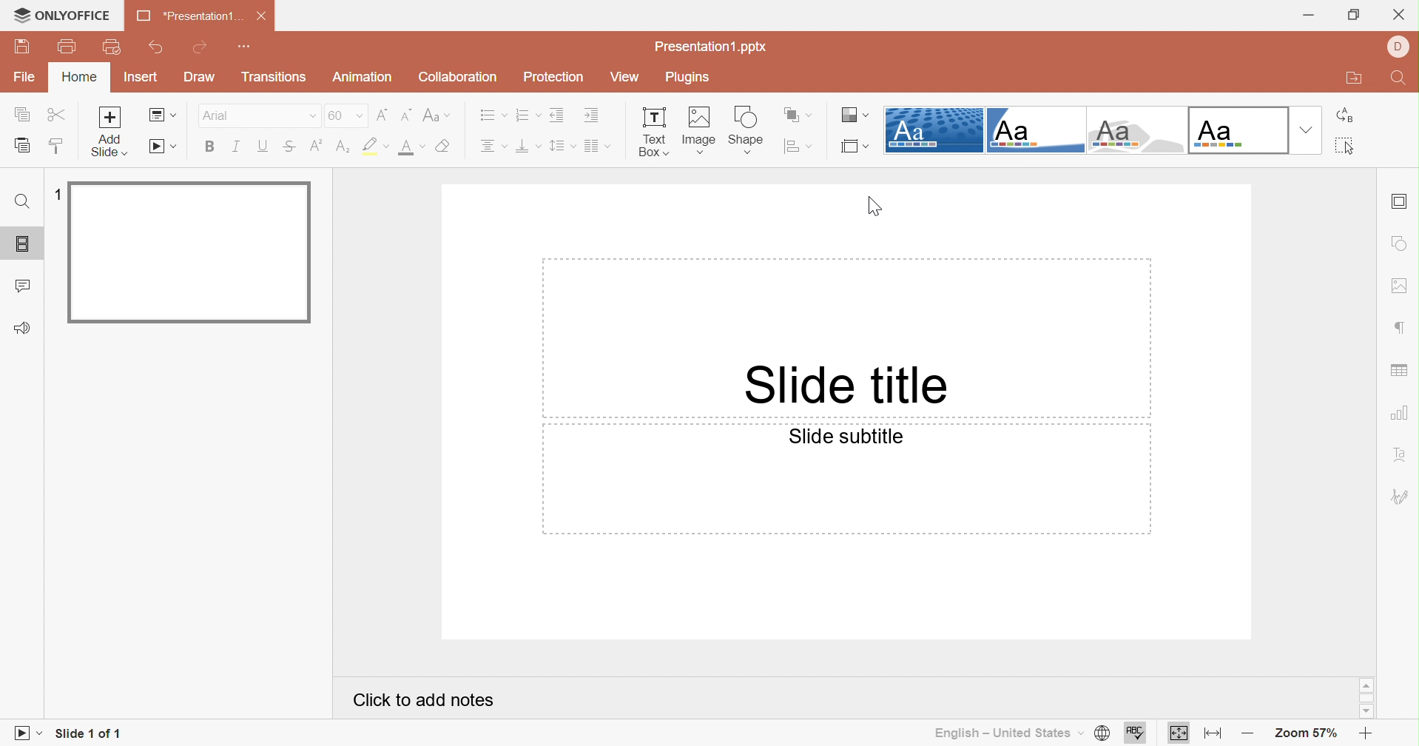 Image resolution: width=1419 pixels, height=746 pixels. What do you see at coordinates (557, 75) in the screenshot?
I see `Protection` at bounding box center [557, 75].